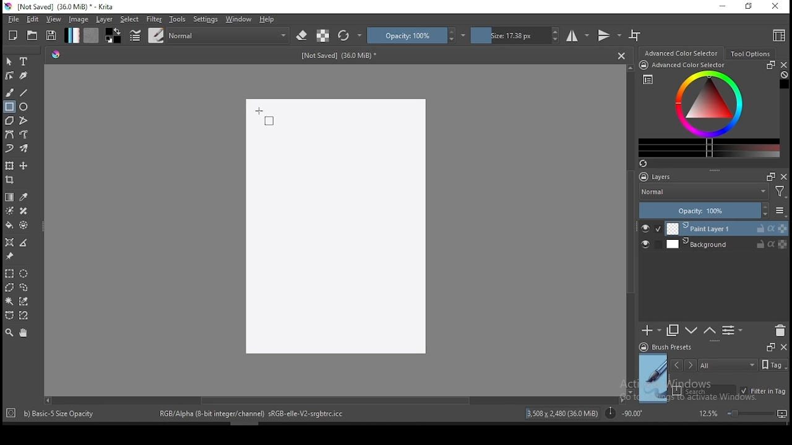 The height and width of the screenshot is (445, 792). Describe the element at coordinates (11, 181) in the screenshot. I see `crop tool` at that location.